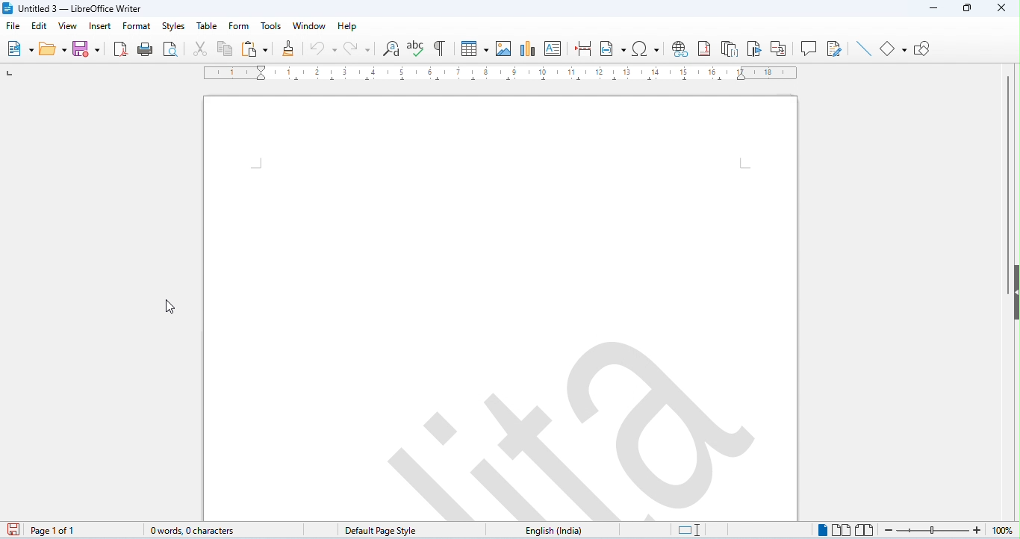 The height and width of the screenshot is (539, 1020). I want to click on standard selection, so click(690, 531).